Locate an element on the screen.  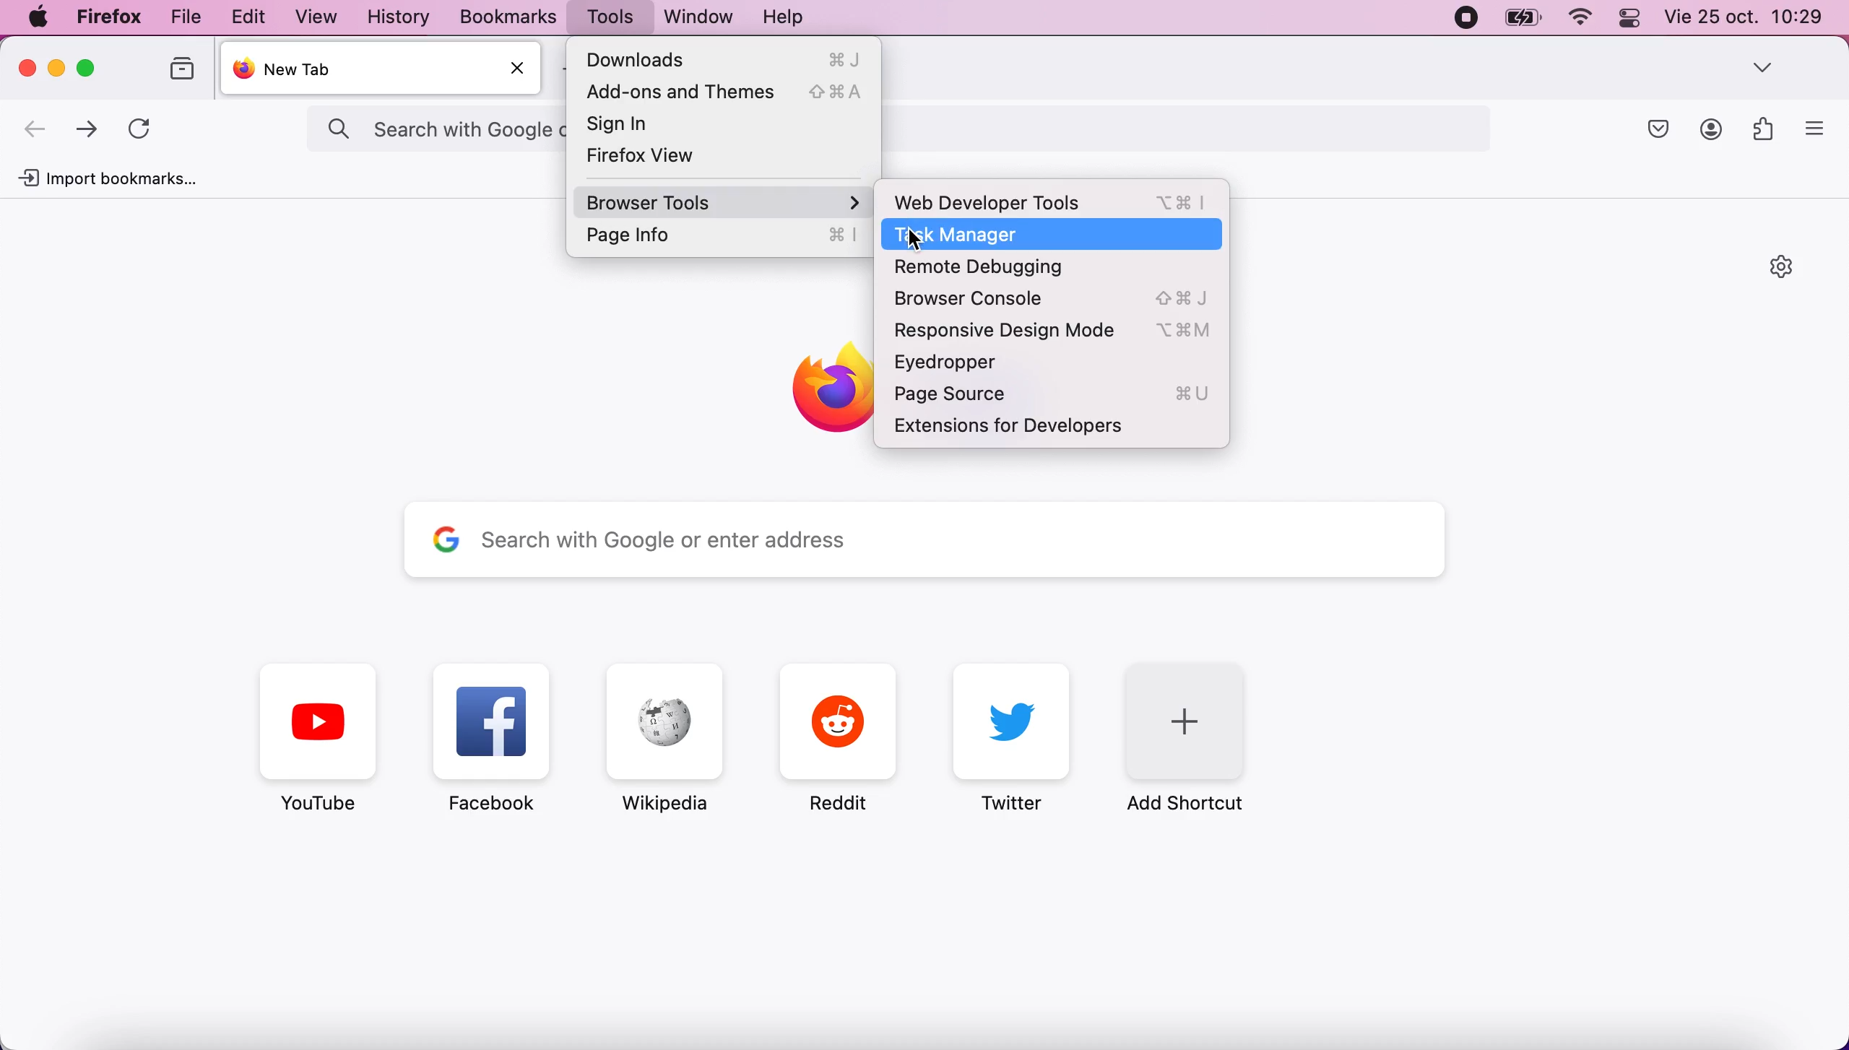
Reddit is located at coordinates (839, 738).